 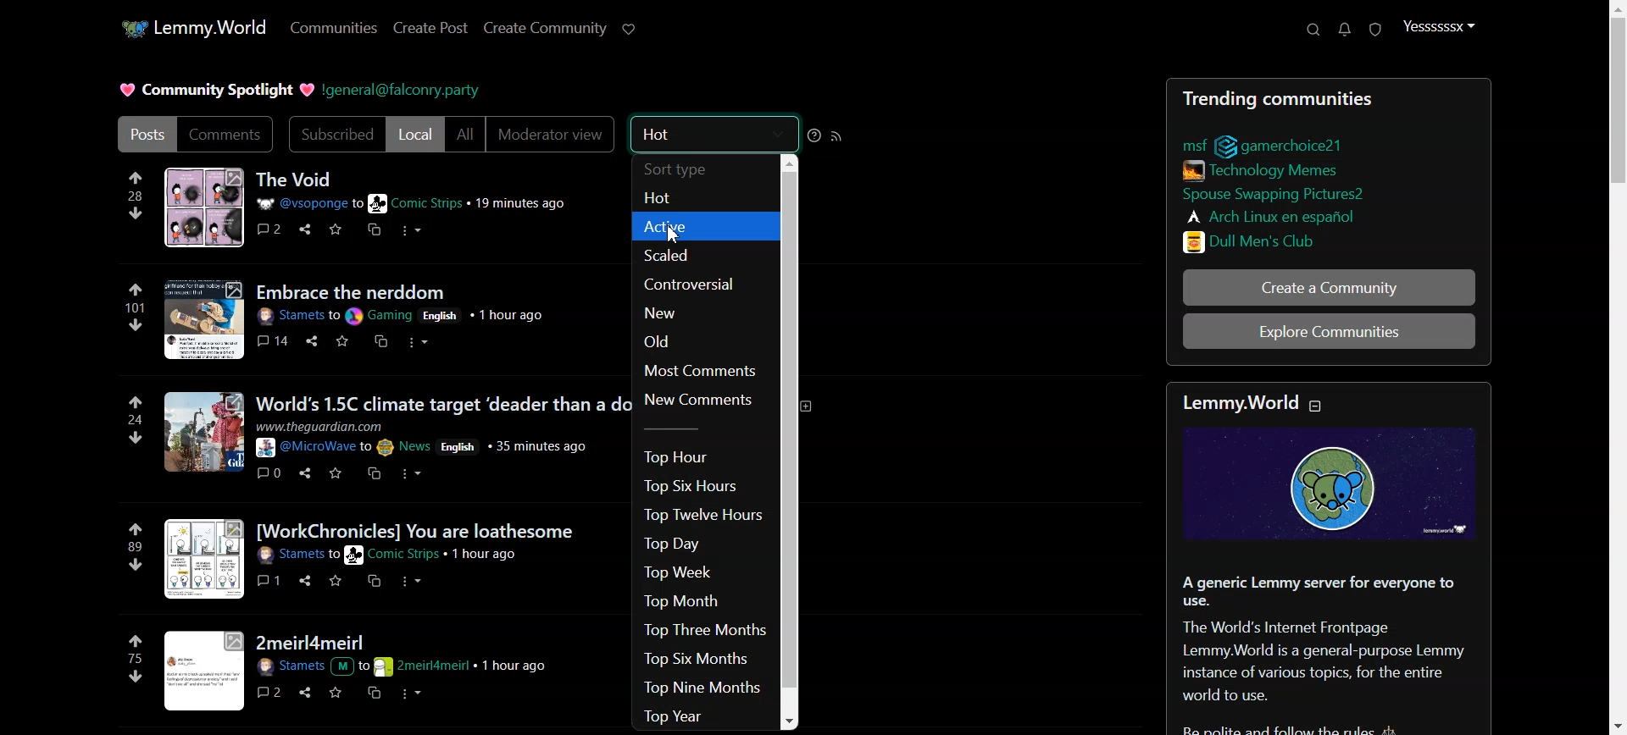 I want to click on Create Post, so click(x=430, y=27).